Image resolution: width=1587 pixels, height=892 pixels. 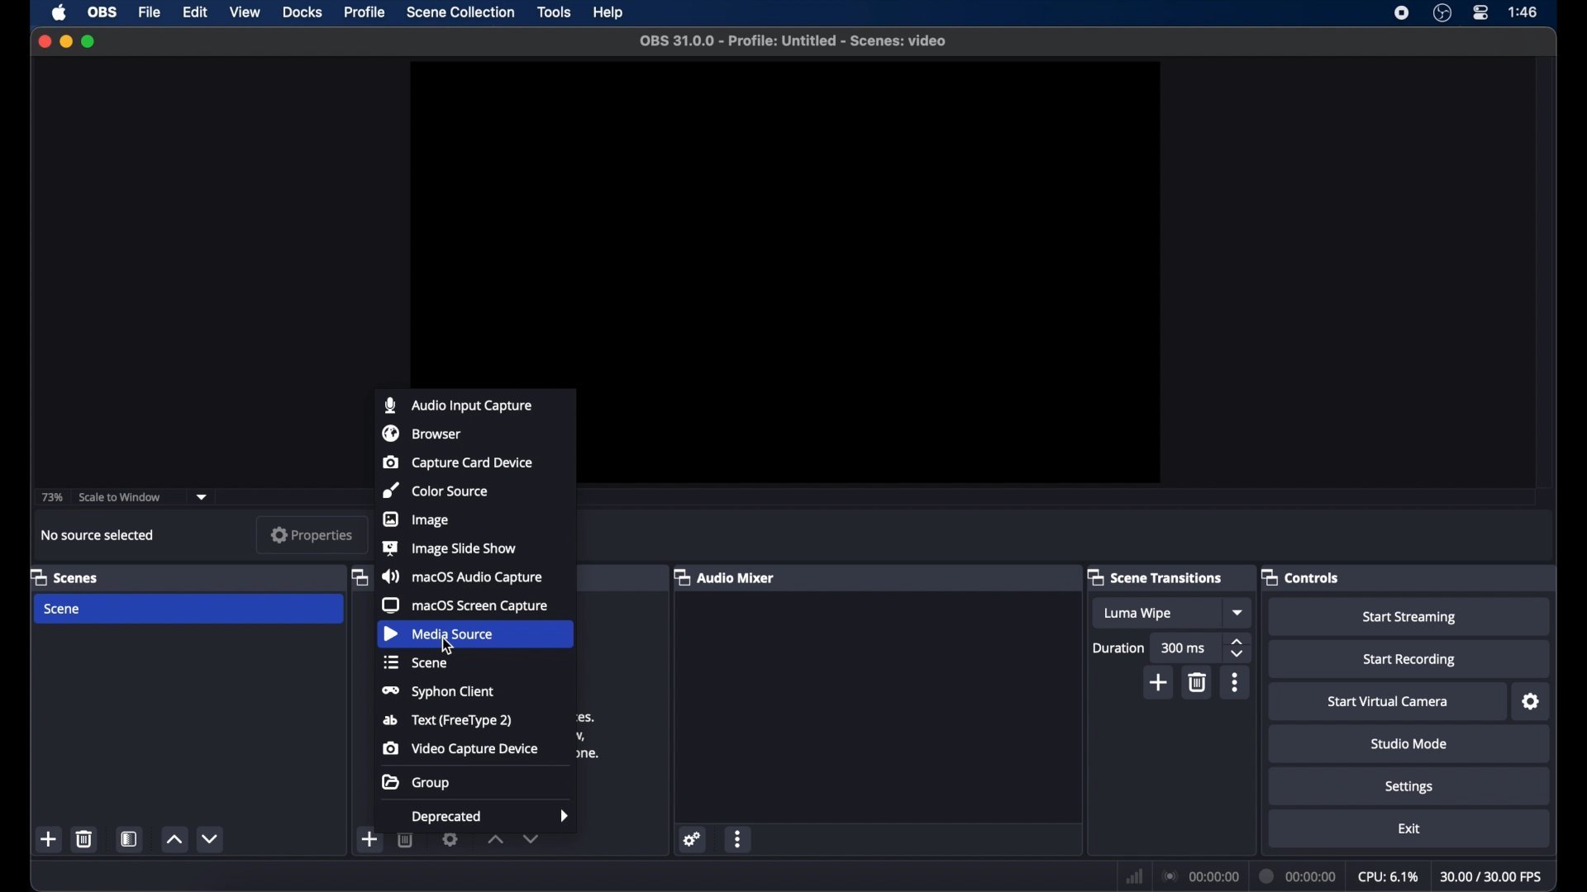 I want to click on exit, so click(x=1410, y=829).